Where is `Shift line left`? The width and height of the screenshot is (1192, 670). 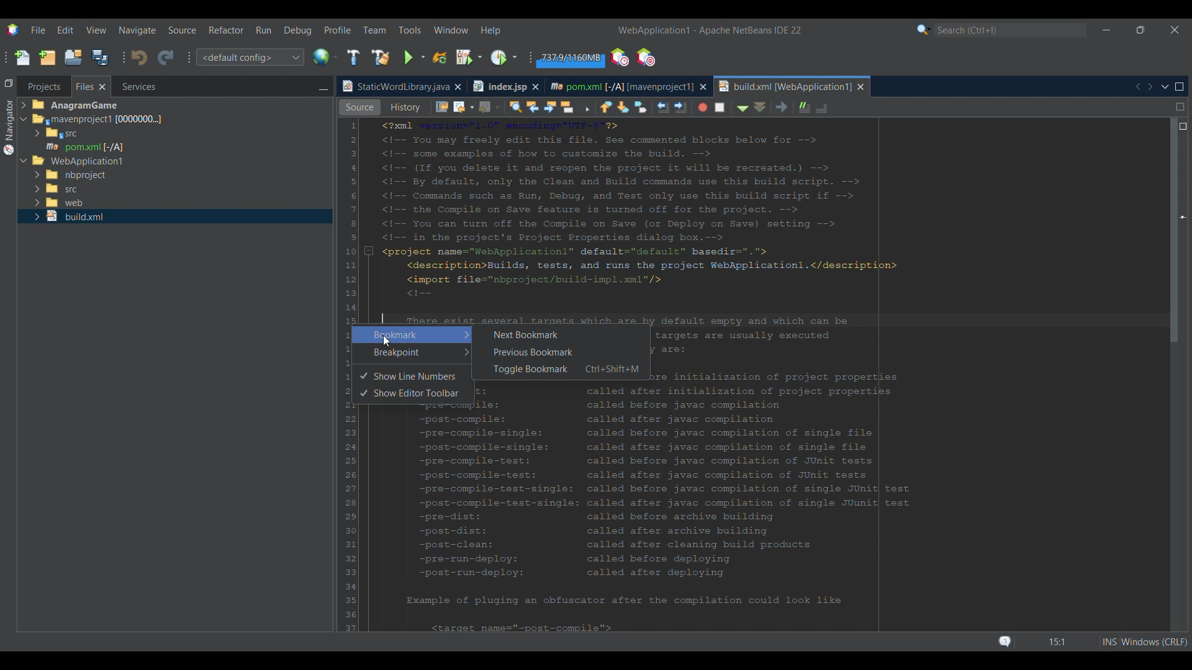 Shift line left is located at coordinates (773, 108).